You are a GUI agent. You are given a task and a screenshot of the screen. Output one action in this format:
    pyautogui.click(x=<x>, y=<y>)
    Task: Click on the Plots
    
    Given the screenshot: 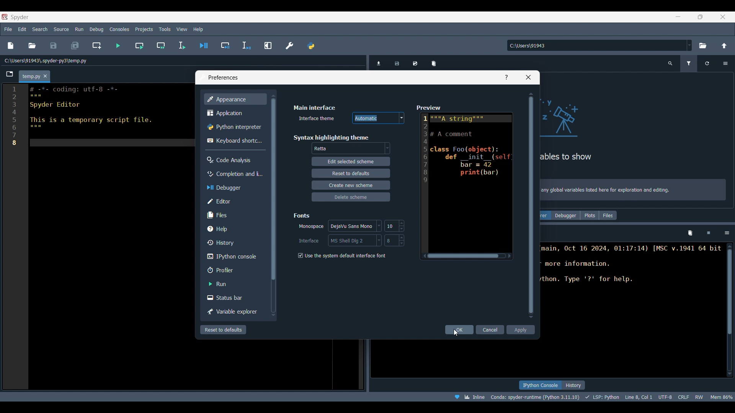 What is the action you would take?
    pyautogui.click(x=590, y=215)
    